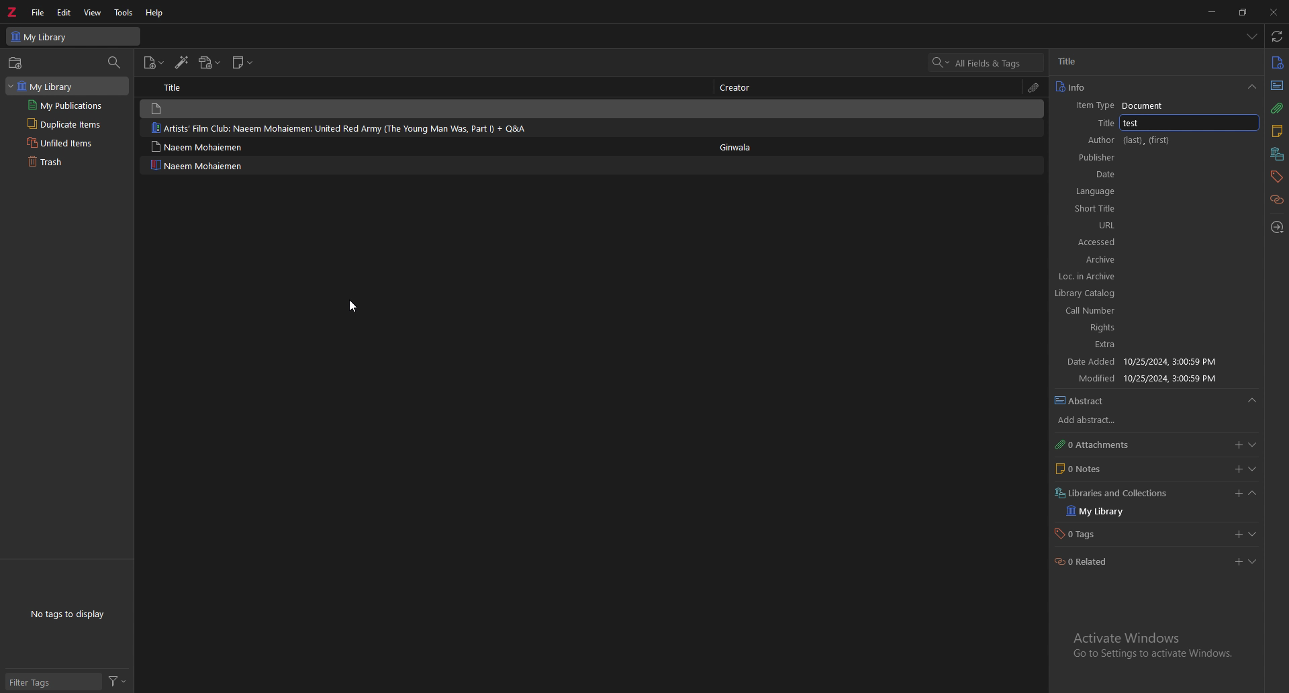  What do you see at coordinates (121, 681) in the screenshot?
I see `Filter` at bounding box center [121, 681].